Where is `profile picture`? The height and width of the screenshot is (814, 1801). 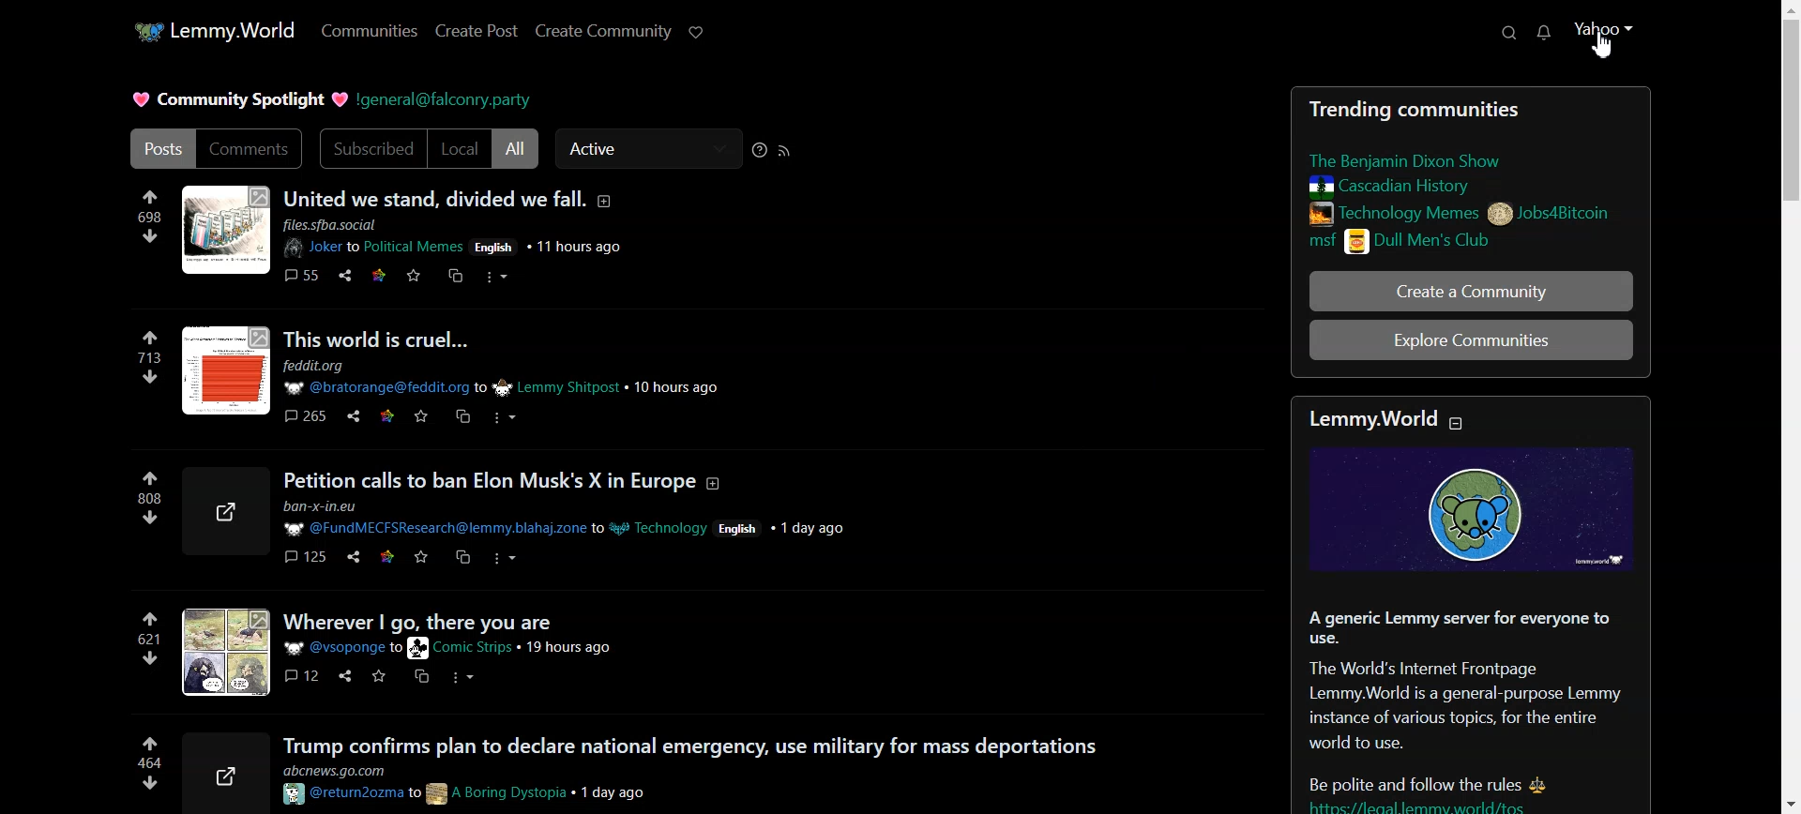
profile picture is located at coordinates (221, 653).